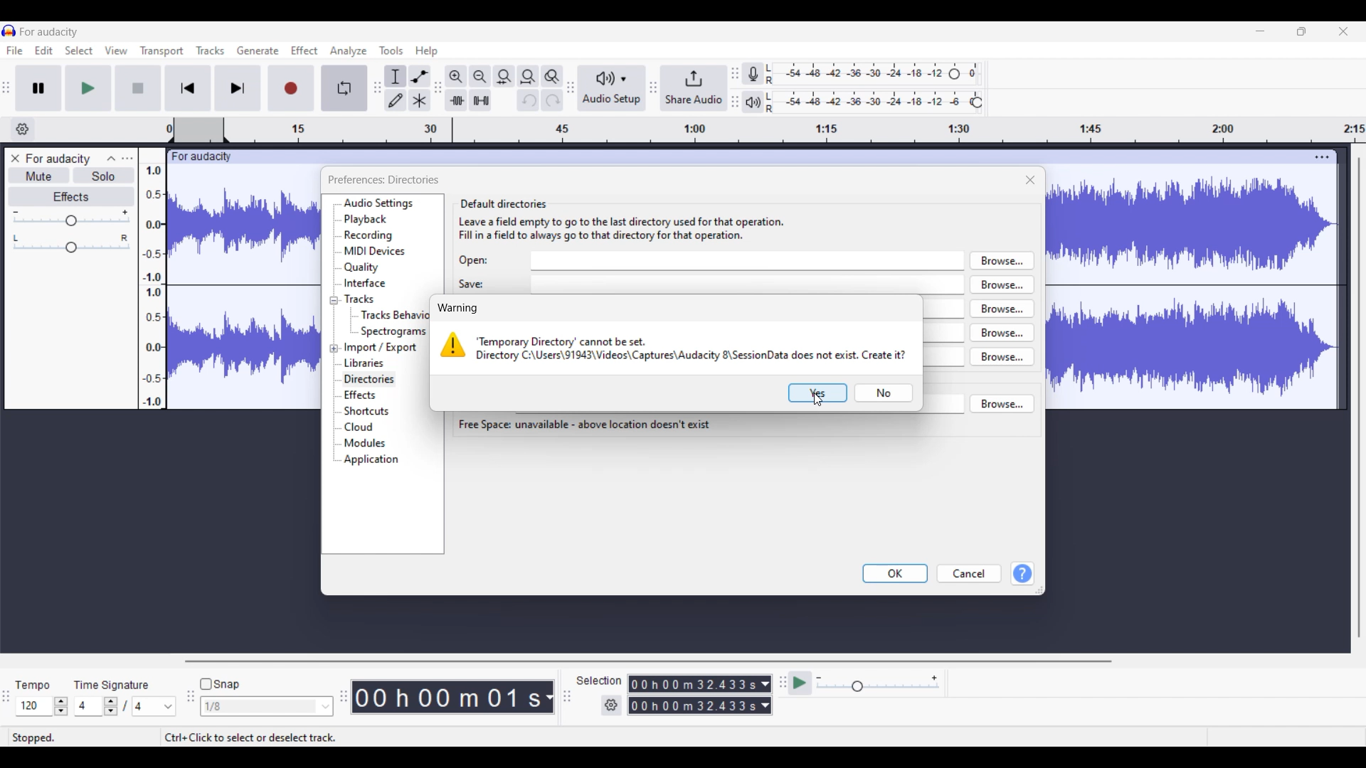  Describe the element at coordinates (162, 51) in the screenshot. I see `Transport menu` at that location.